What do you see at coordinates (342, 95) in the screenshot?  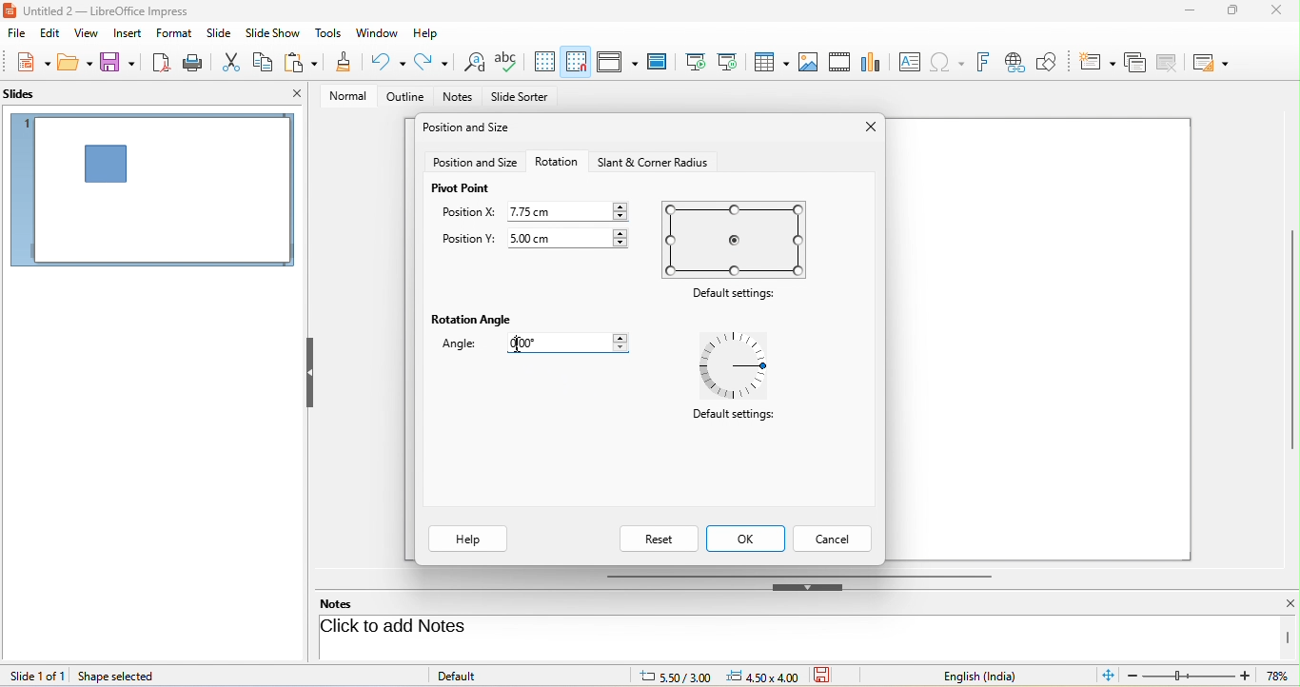 I see `normal` at bounding box center [342, 95].